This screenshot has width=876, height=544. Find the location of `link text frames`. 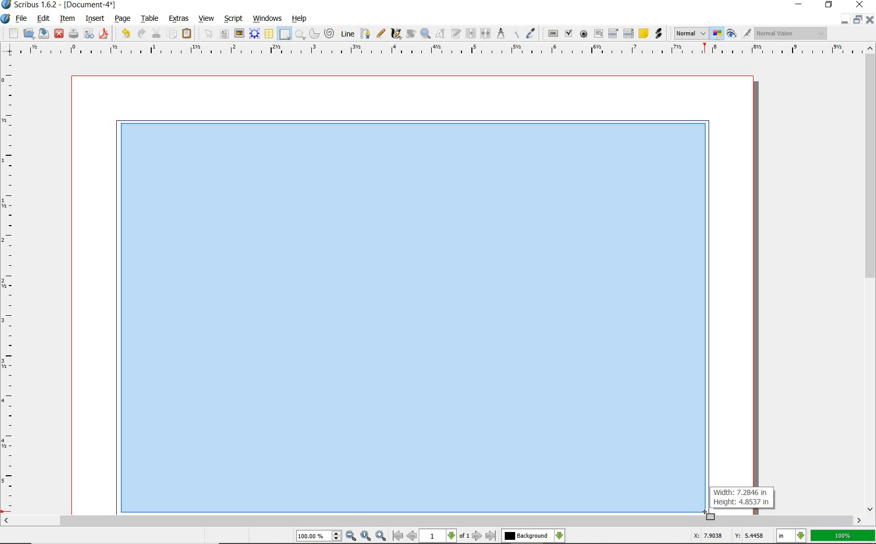

link text frames is located at coordinates (469, 33).